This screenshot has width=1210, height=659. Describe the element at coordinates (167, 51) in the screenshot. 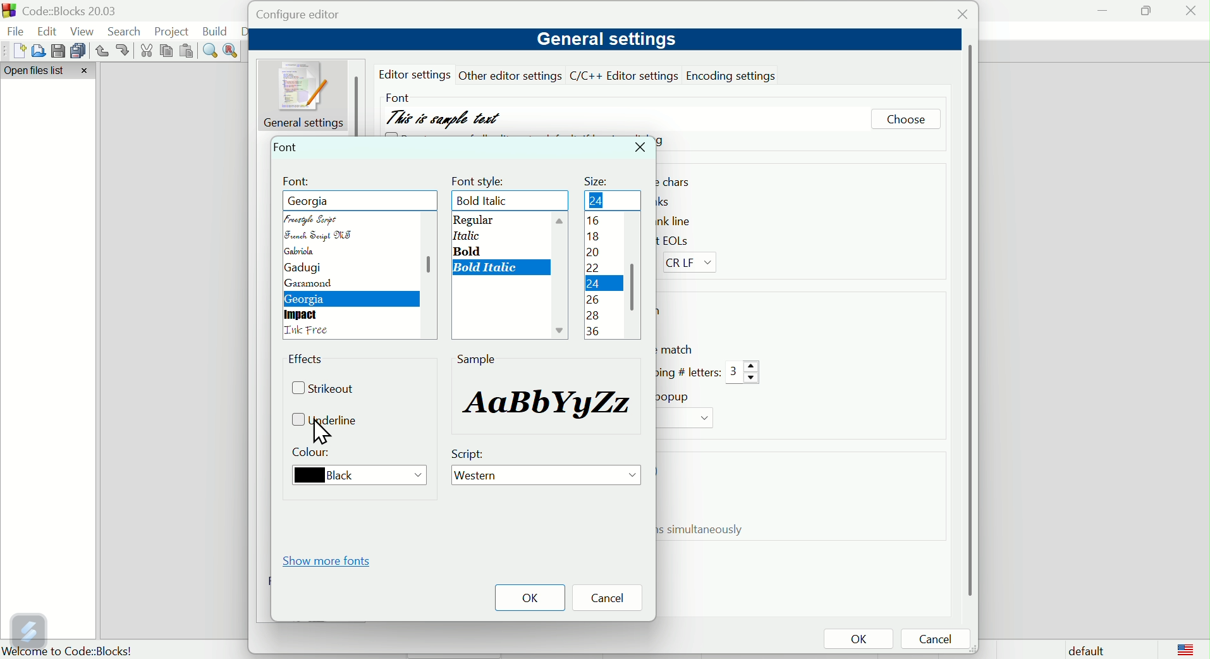

I see `Copy` at that location.